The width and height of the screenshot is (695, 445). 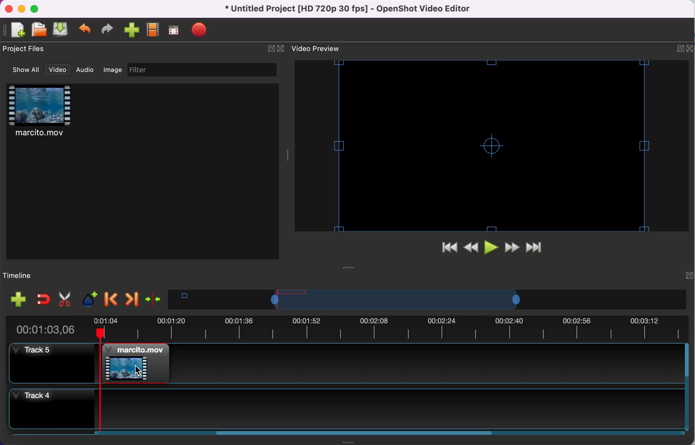 What do you see at coordinates (15, 31) in the screenshot?
I see `new file` at bounding box center [15, 31].